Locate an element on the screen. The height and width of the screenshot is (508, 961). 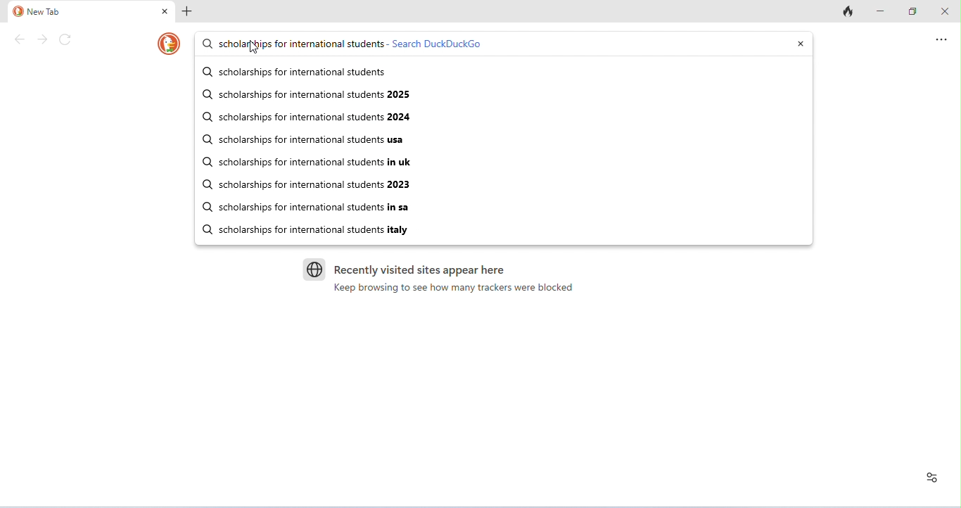
scholarships for international students- search at DuckDuckGo is located at coordinates (356, 44).